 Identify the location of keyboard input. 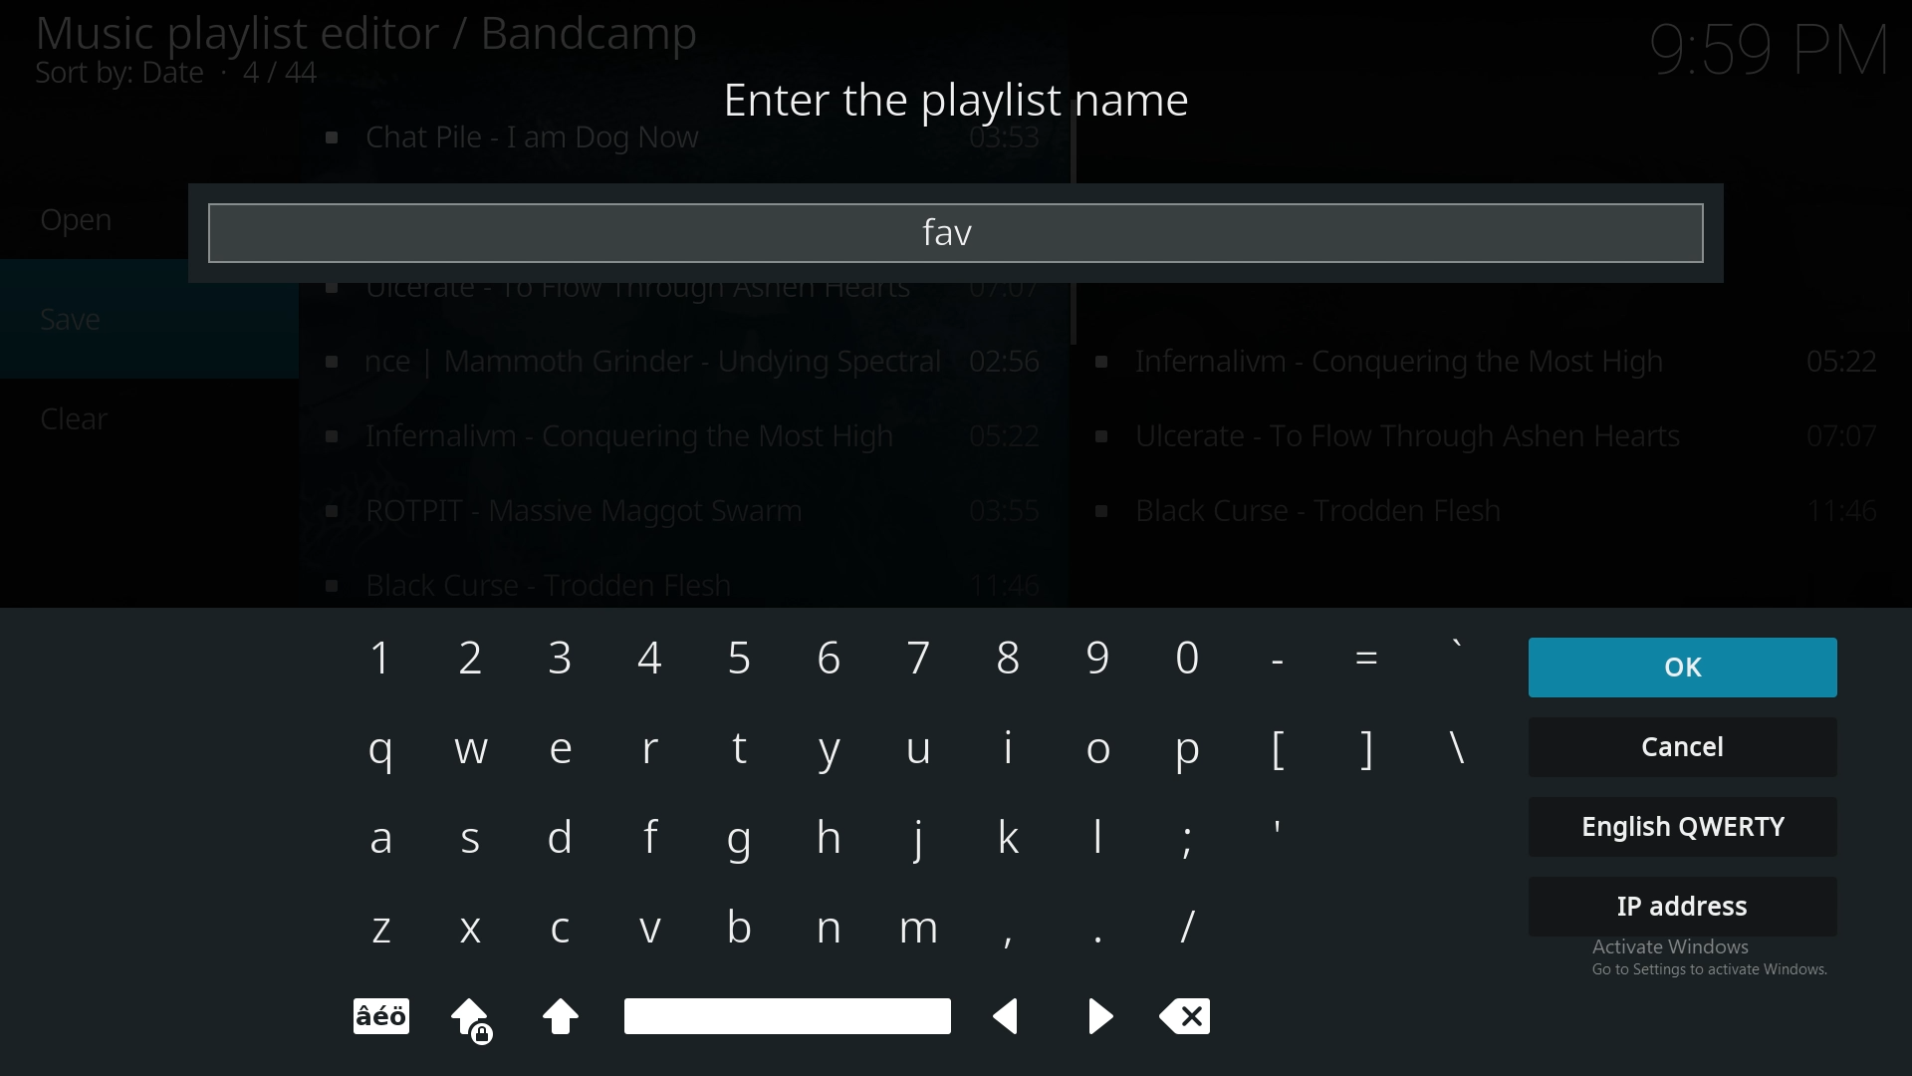
(1283, 826).